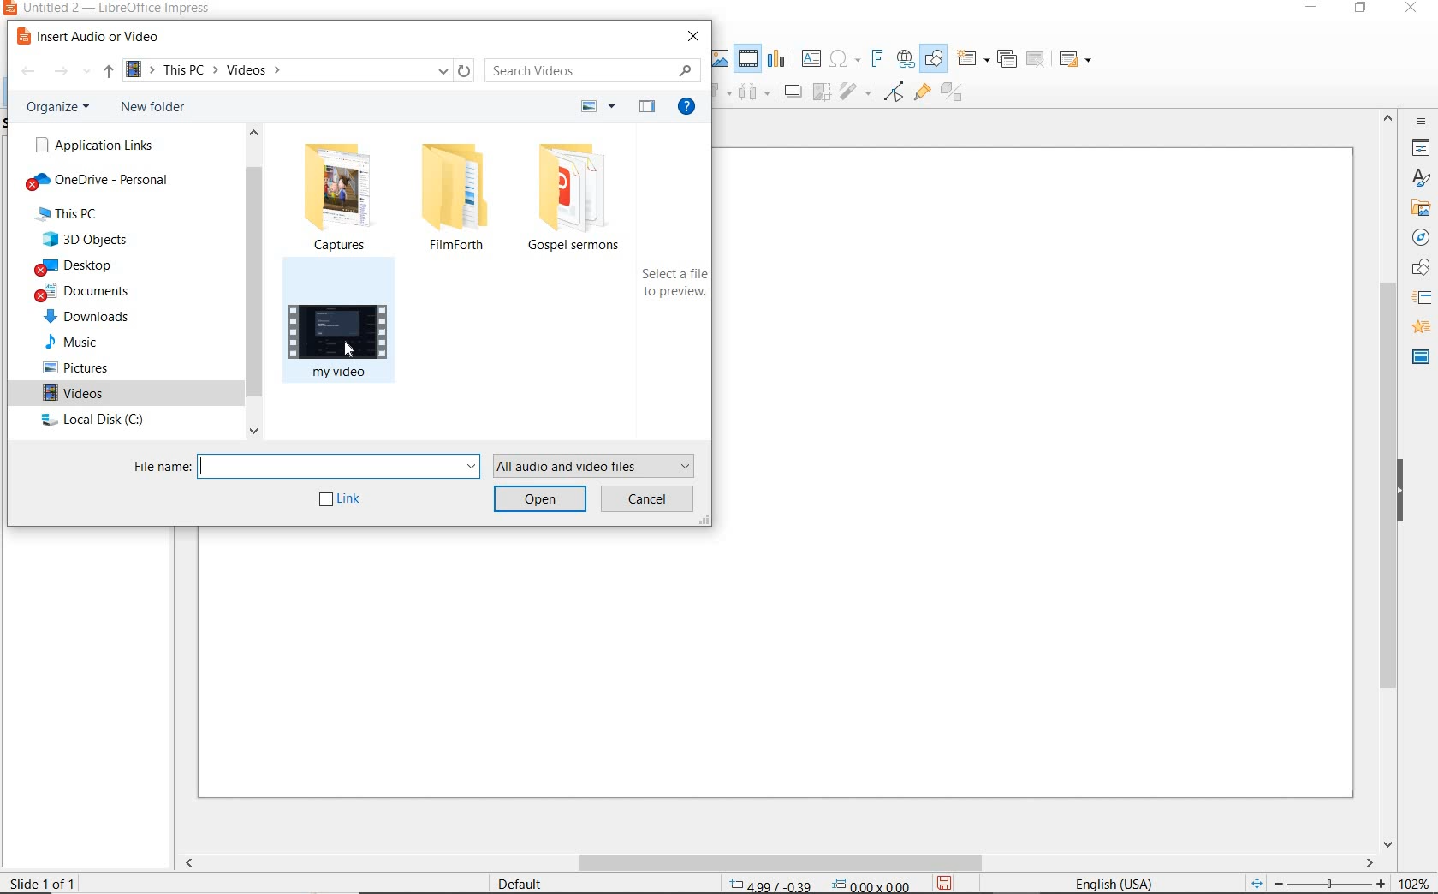  What do you see at coordinates (645, 107) in the screenshot?
I see `HIDE PREVIEW PANE` at bounding box center [645, 107].